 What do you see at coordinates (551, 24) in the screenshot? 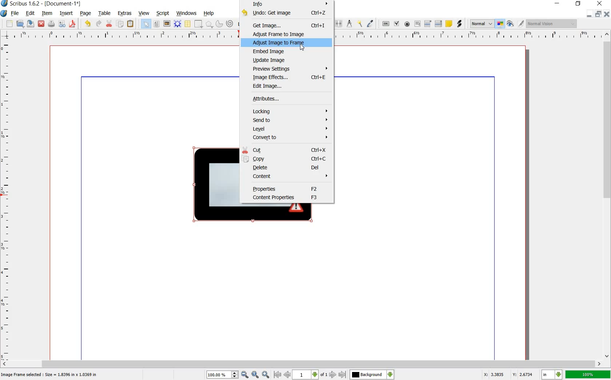
I see `visual appearance of the display` at bounding box center [551, 24].